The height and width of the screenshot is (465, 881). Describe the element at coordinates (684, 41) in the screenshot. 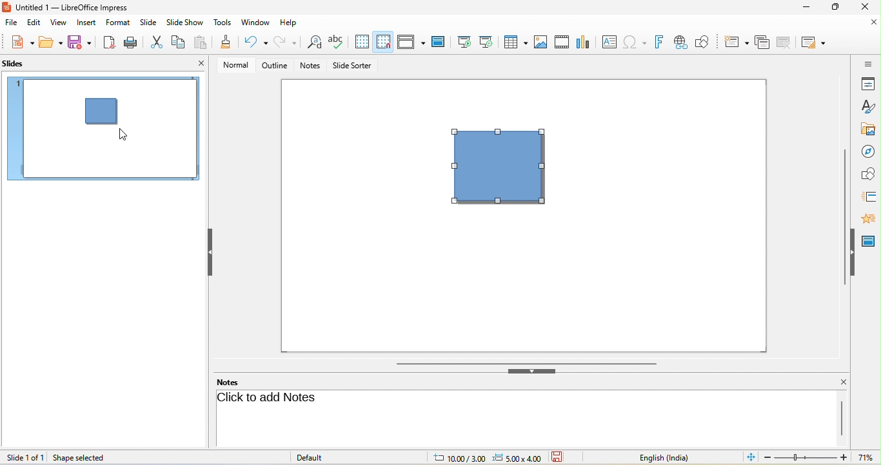

I see `hyperlink` at that location.